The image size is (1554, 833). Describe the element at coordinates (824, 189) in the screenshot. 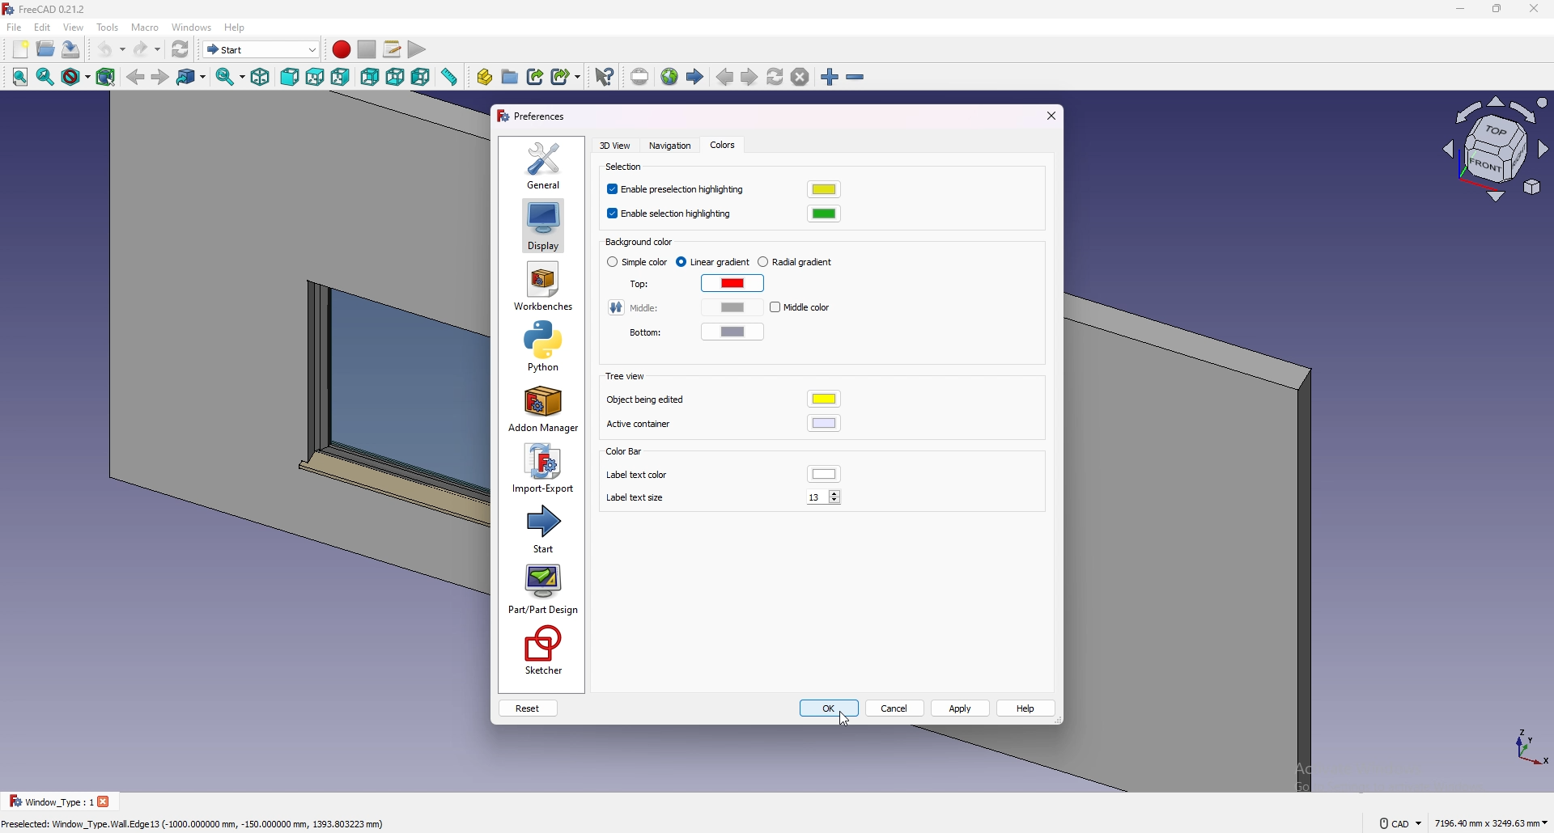

I see `preselection highlighting color` at that location.